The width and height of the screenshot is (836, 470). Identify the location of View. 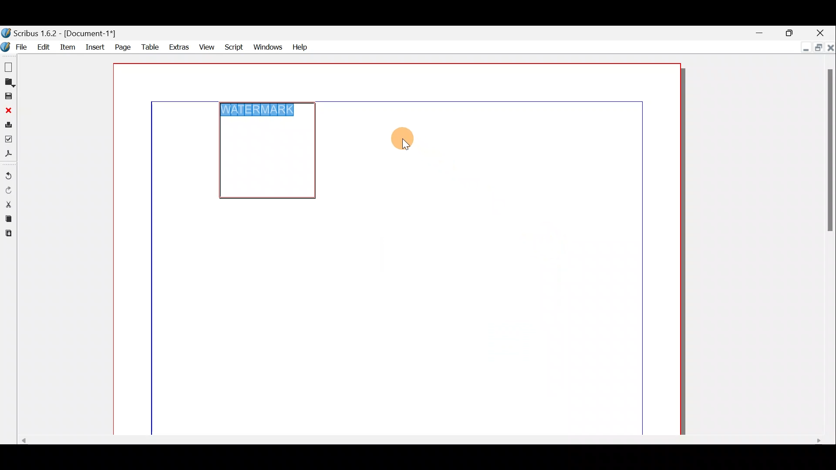
(207, 47).